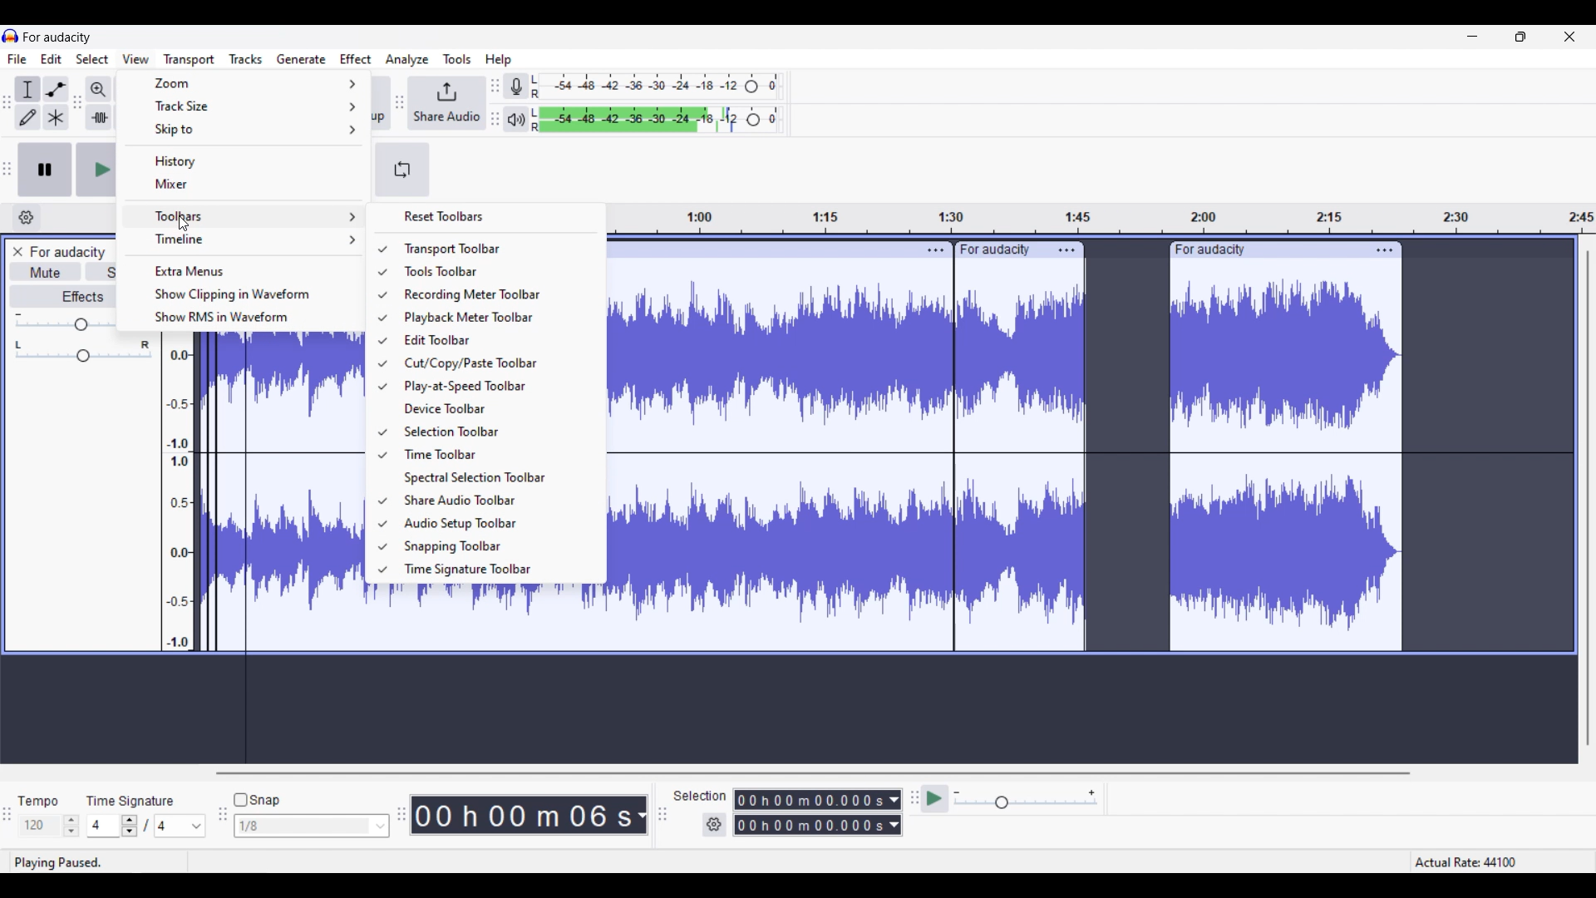 The image size is (1596, 898). Describe the element at coordinates (83, 351) in the screenshot. I see `Pan slider` at that location.